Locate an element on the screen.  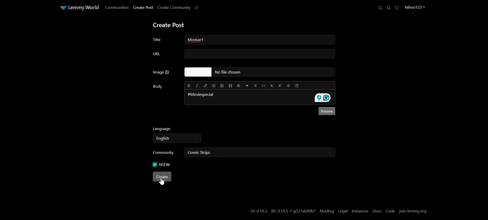
Formatting help is located at coordinates (297, 86).